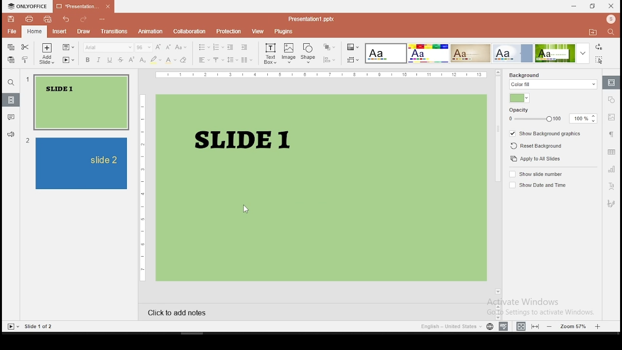 This screenshot has height=350, width=622. Describe the element at coordinates (219, 60) in the screenshot. I see `vertical alignment` at that location.